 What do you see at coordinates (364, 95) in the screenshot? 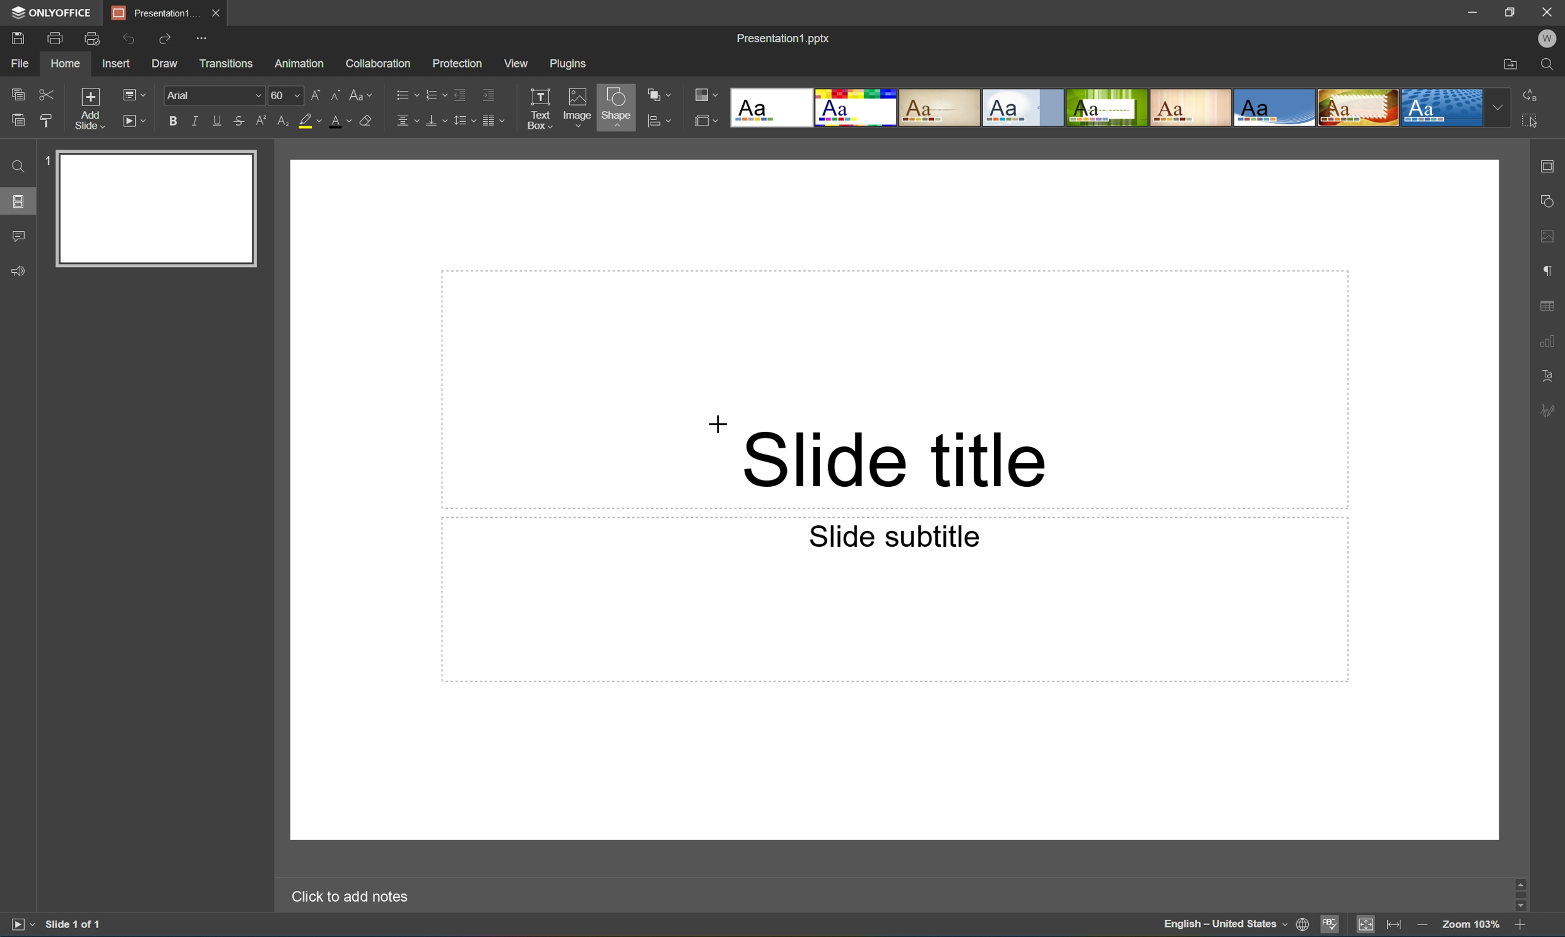
I see `Change case` at bounding box center [364, 95].